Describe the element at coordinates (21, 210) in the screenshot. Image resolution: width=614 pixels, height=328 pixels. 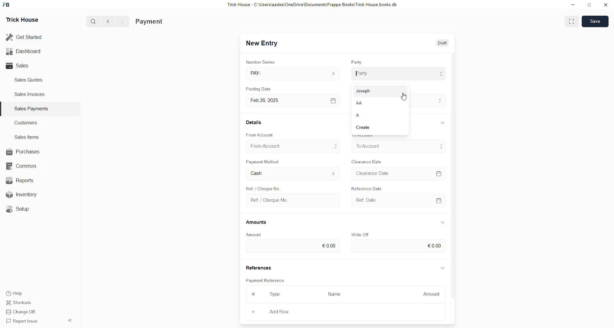
I see `Setup` at that location.